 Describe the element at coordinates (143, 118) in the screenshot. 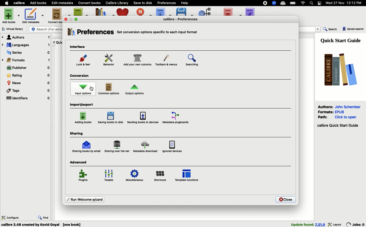

I see `Sending books to devices` at that location.